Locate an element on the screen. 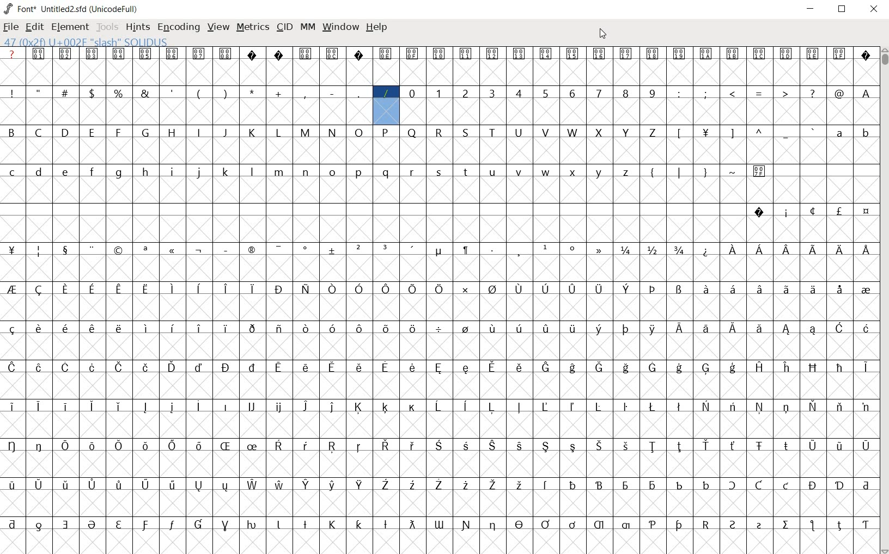 The width and height of the screenshot is (889, 554). glyph is located at coordinates (787, 214).